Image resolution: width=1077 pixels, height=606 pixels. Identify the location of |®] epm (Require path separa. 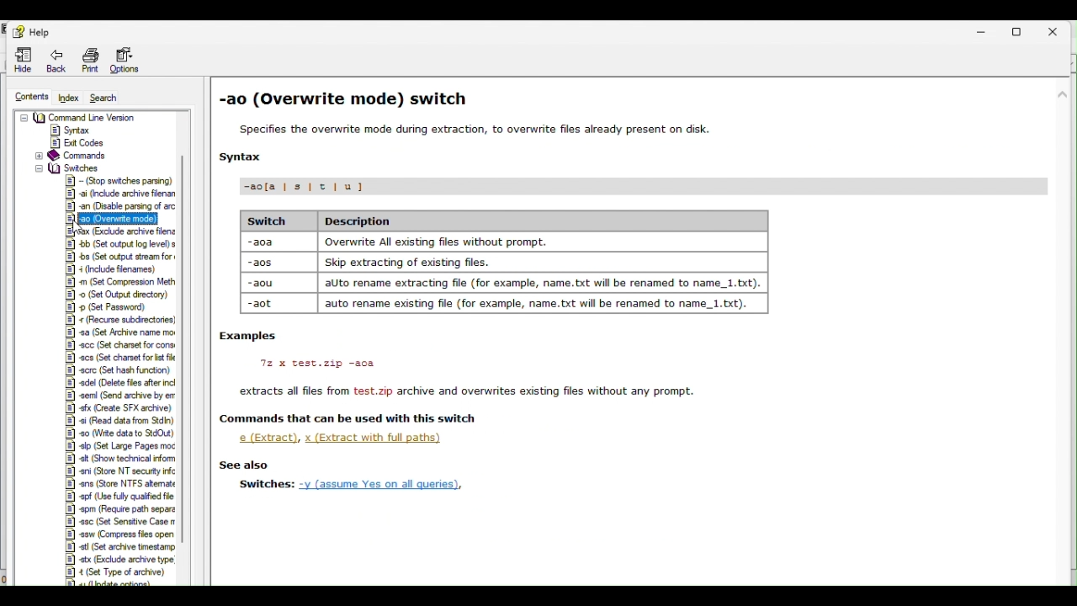
(120, 509).